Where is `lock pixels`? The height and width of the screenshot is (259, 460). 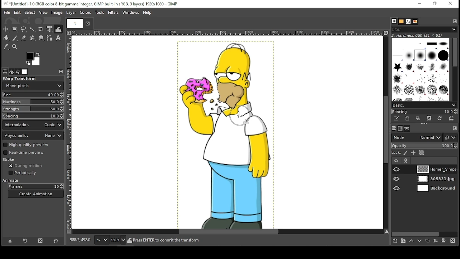 lock pixels is located at coordinates (406, 153).